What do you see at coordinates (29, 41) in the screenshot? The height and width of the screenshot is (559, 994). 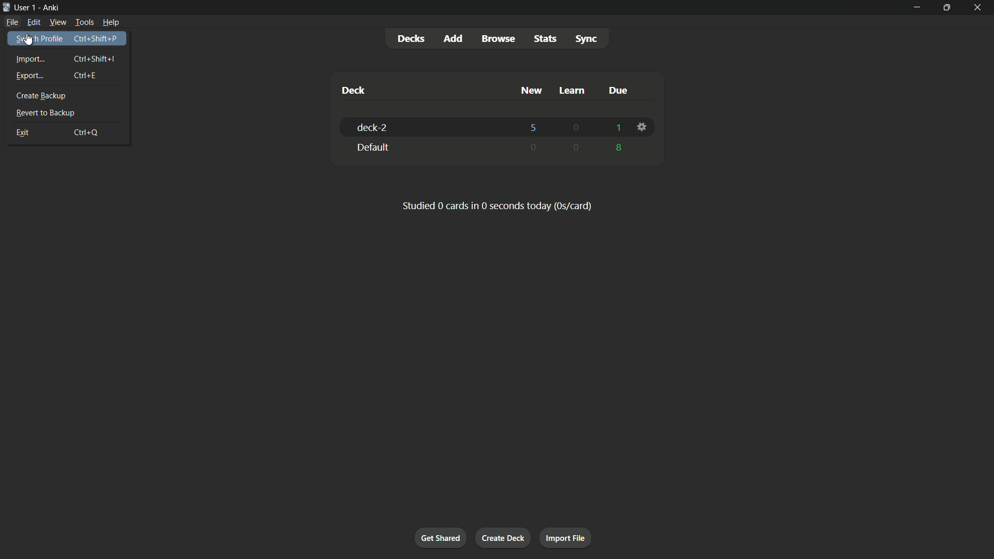 I see `cursor` at bounding box center [29, 41].